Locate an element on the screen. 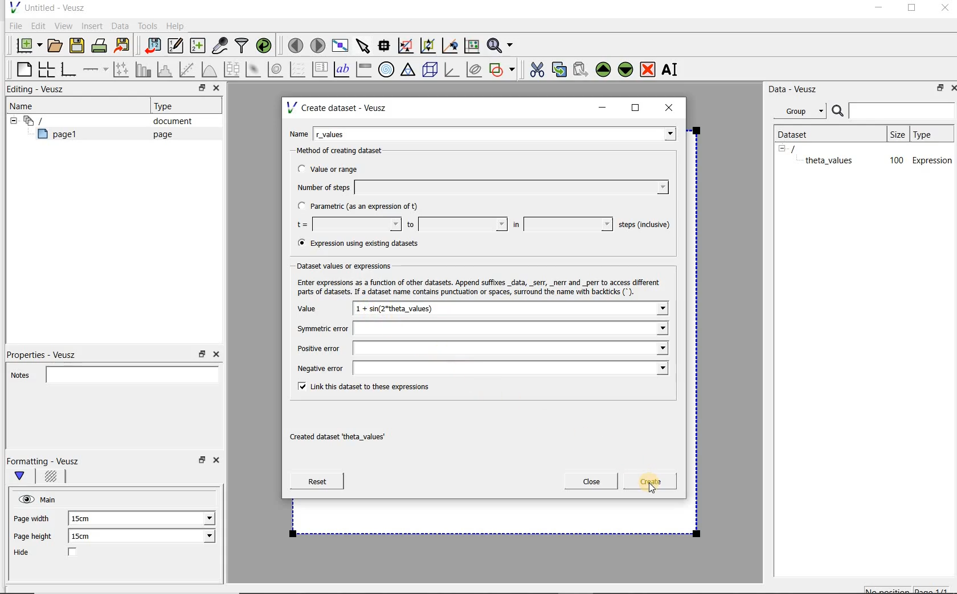 The height and width of the screenshot is (594, 957). restore down is located at coordinates (202, 354).